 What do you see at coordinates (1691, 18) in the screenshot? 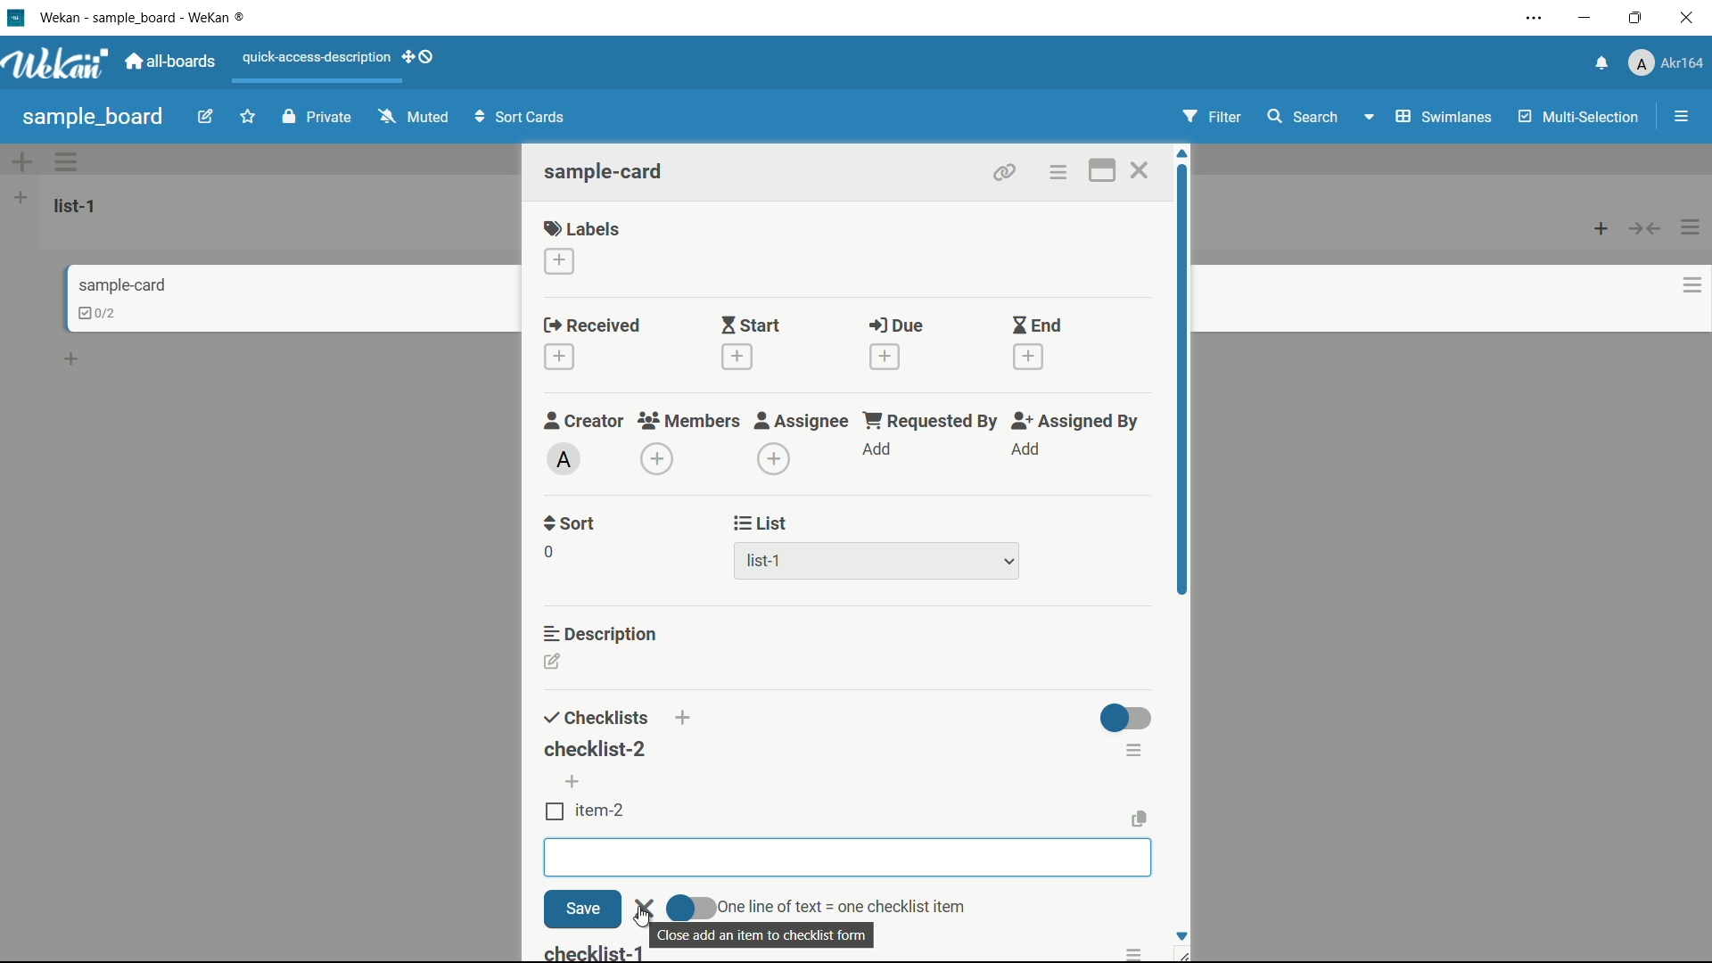
I see `close app` at bounding box center [1691, 18].